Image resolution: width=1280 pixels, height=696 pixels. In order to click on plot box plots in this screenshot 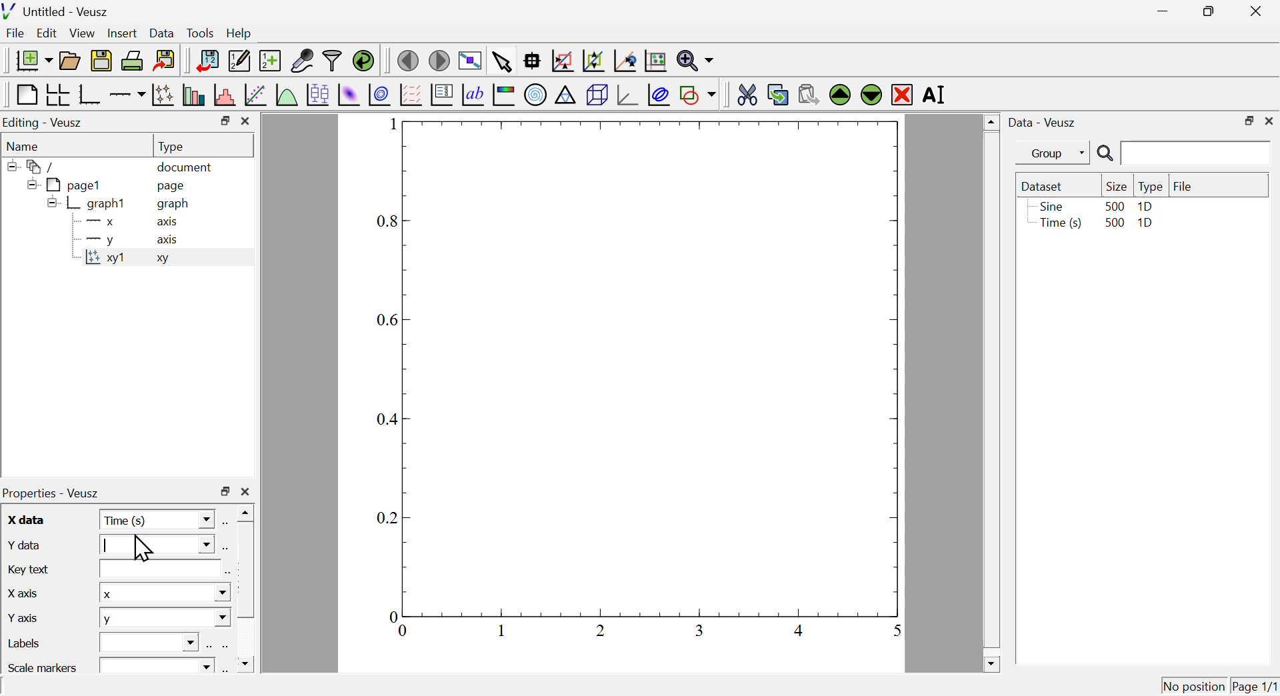, I will do `click(317, 93)`.